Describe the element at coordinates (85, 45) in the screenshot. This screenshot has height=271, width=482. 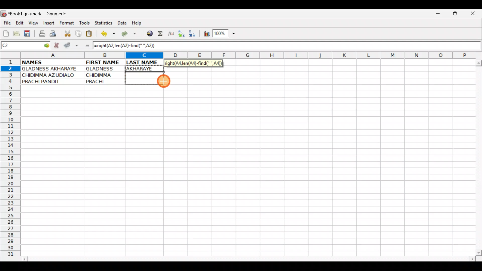
I see `Enter formula` at that location.